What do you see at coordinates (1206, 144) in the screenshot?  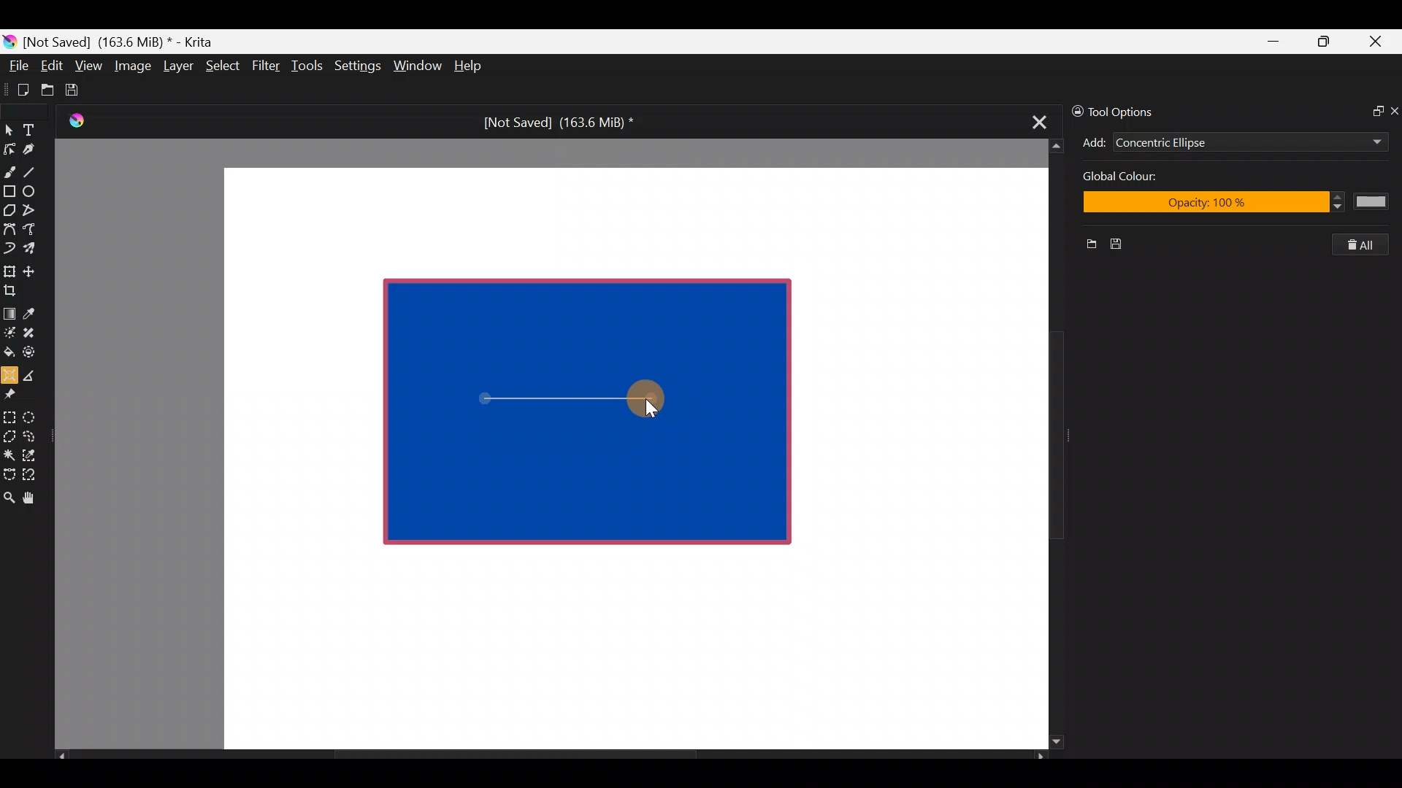 I see `Concentric Ellipse` at bounding box center [1206, 144].